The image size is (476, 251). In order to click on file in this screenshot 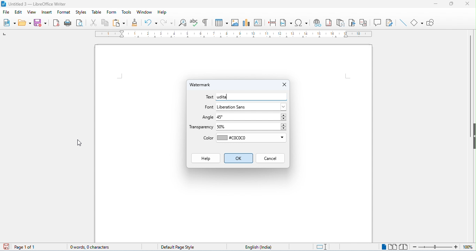, I will do `click(6, 13)`.